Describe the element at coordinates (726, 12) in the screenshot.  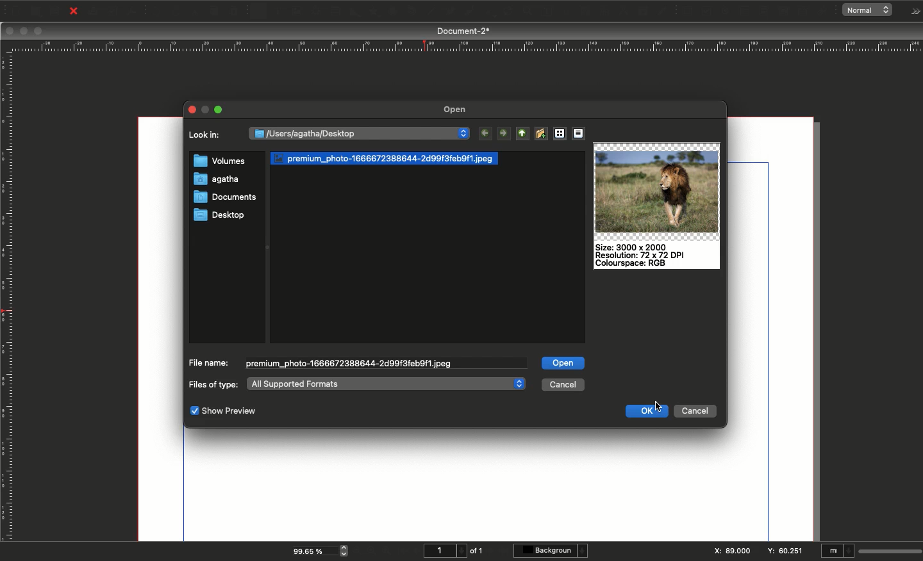
I see `PDF radio button` at that location.